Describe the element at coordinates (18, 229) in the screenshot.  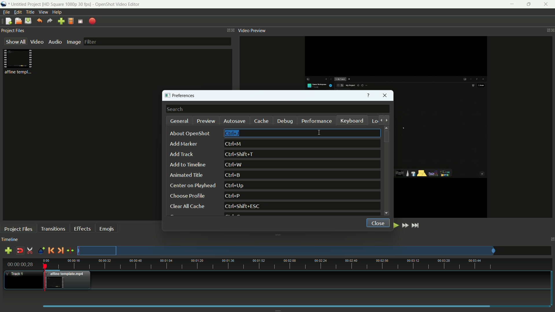
I see `project files` at that location.